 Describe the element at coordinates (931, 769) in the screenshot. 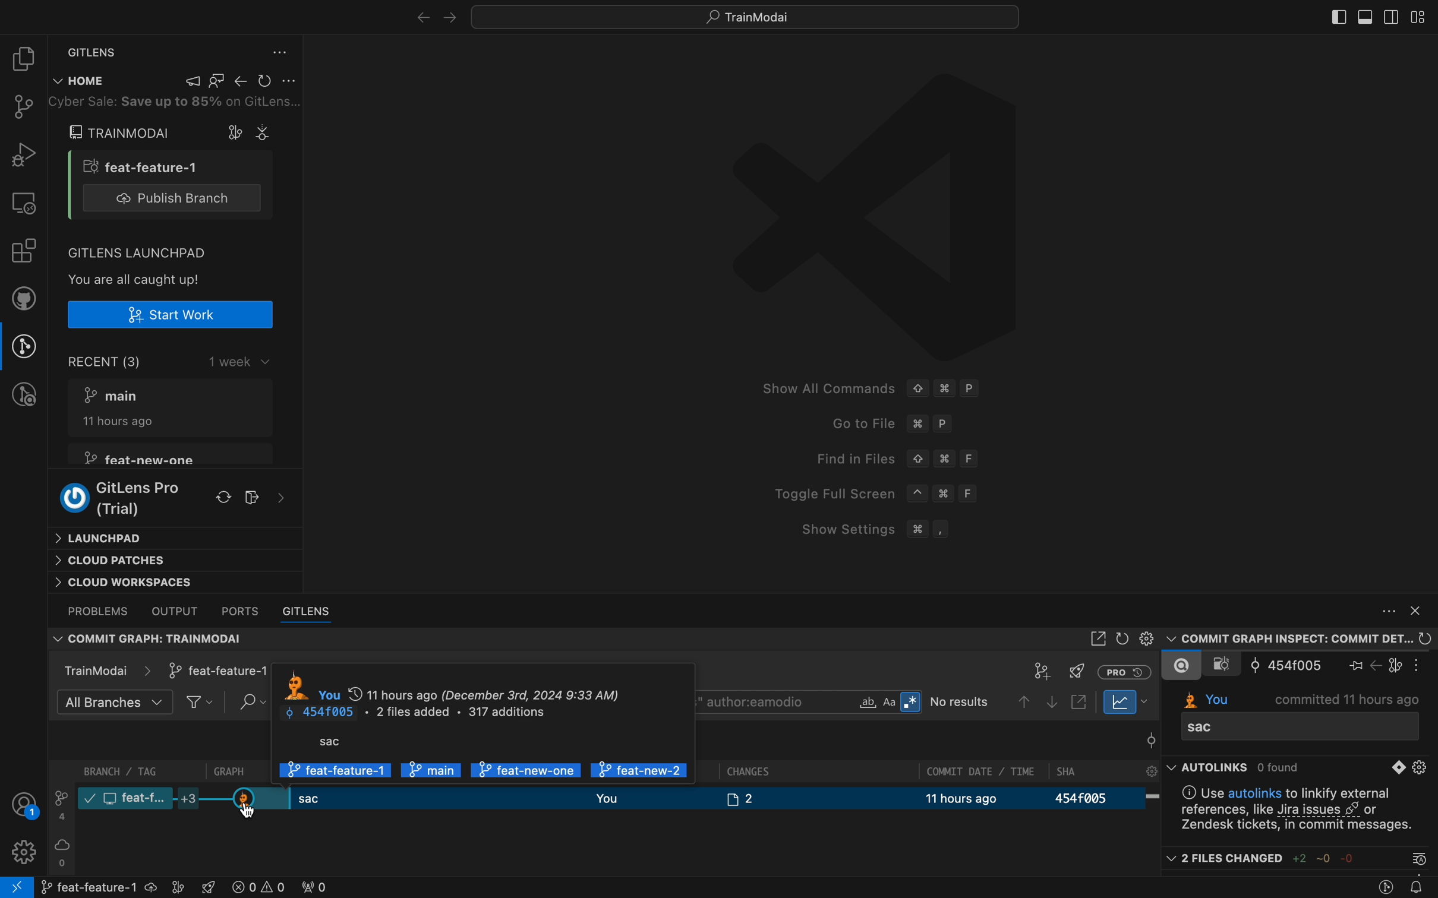

I see `` at that location.